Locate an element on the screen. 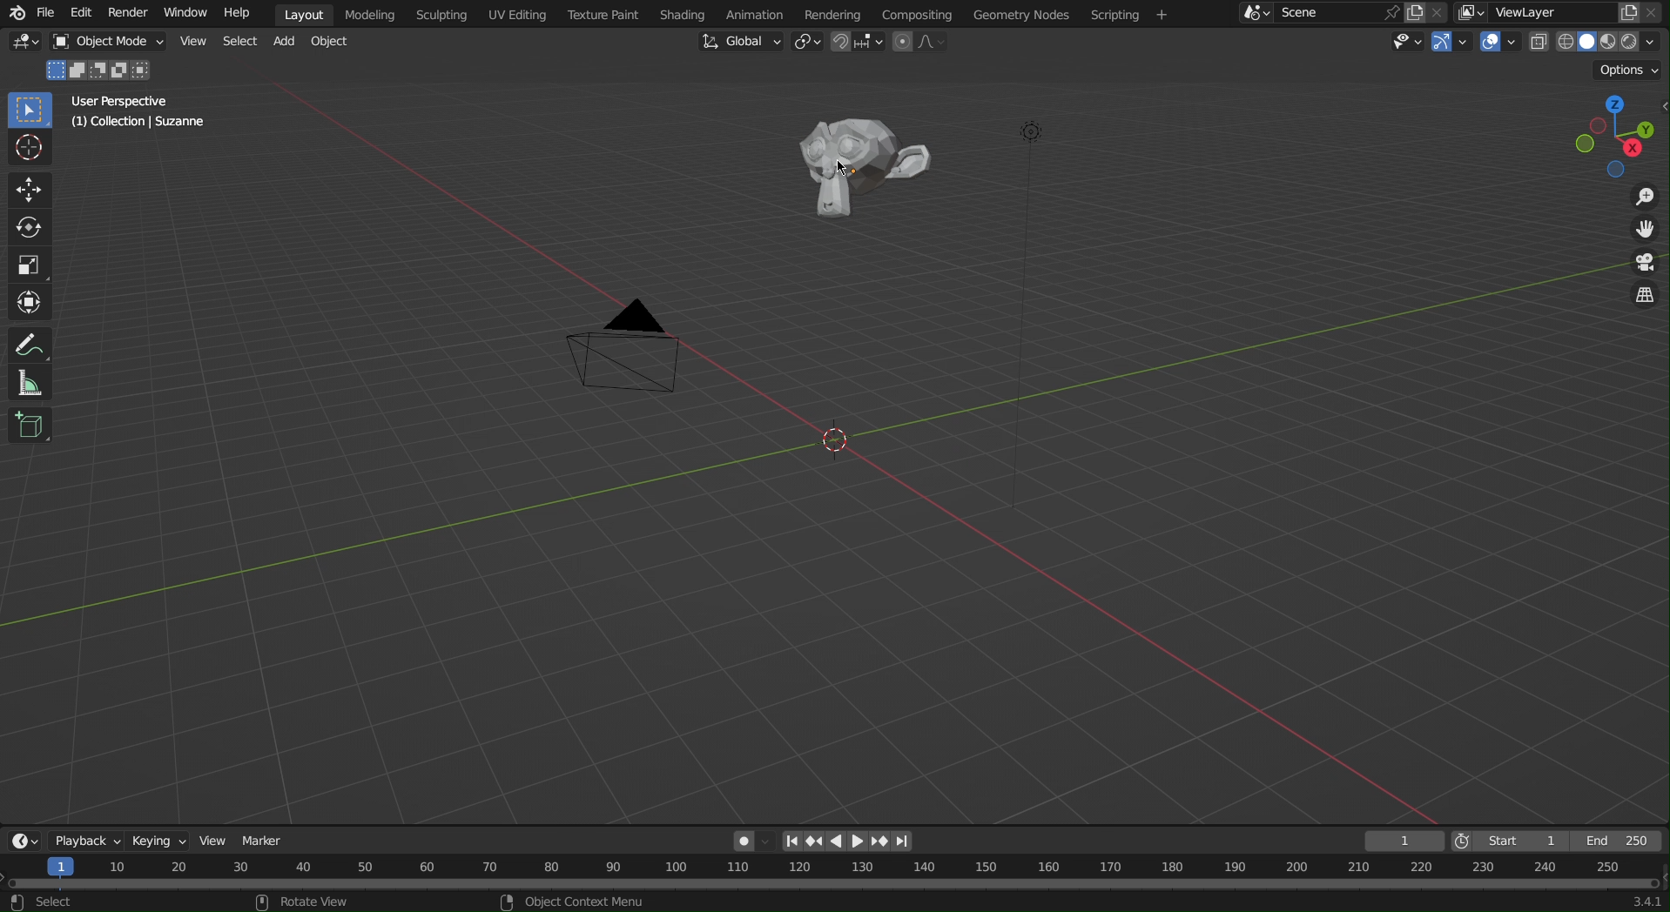 The width and height of the screenshot is (1670, 912). Select Box is located at coordinates (30, 109).